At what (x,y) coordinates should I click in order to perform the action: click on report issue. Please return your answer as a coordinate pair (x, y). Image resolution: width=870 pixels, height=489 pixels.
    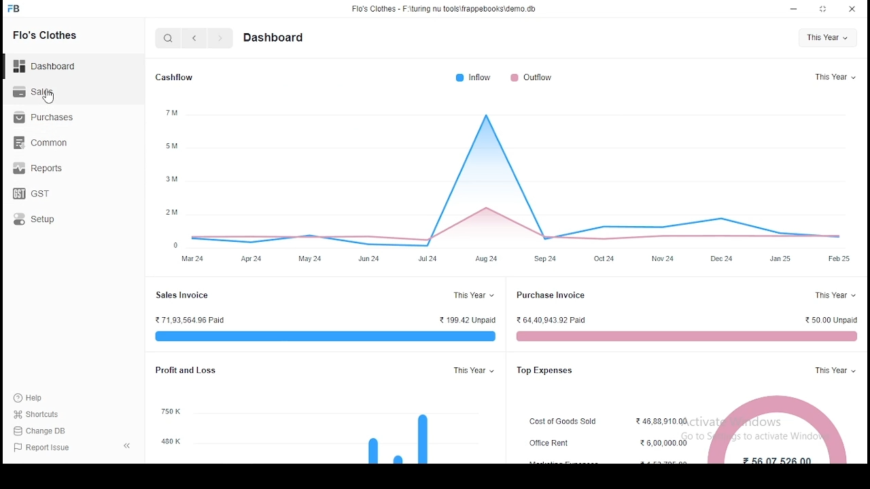
    Looking at the image, I should click on (40, 448).